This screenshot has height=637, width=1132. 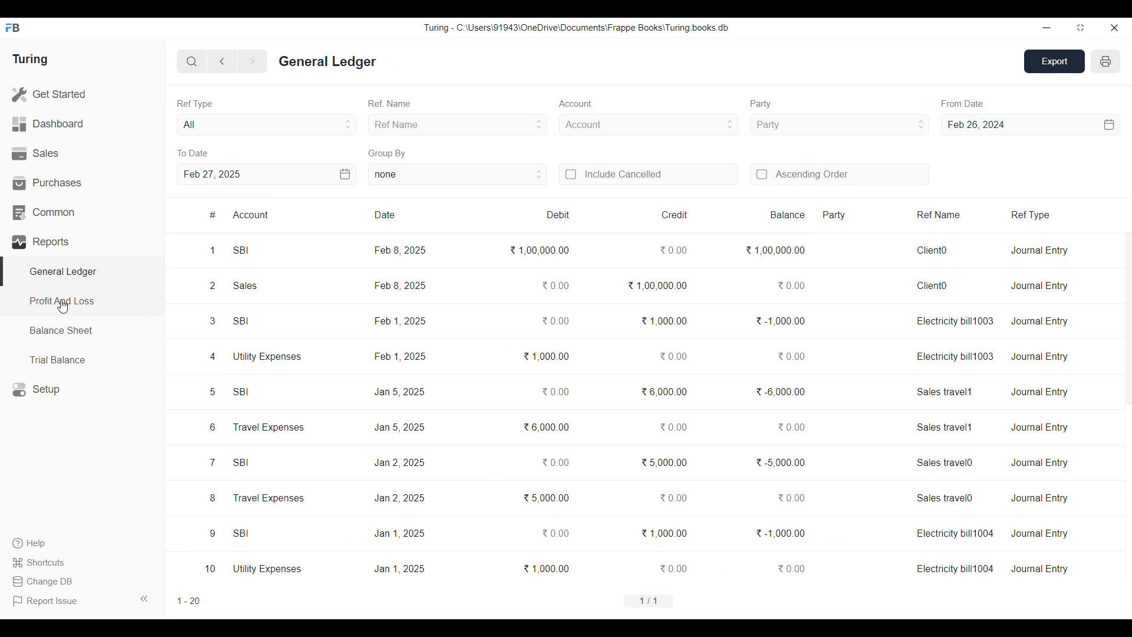 What do you see at coordinates (673, 250) in the screenshot?
I see `0.00` at bounding box center [673, 250].